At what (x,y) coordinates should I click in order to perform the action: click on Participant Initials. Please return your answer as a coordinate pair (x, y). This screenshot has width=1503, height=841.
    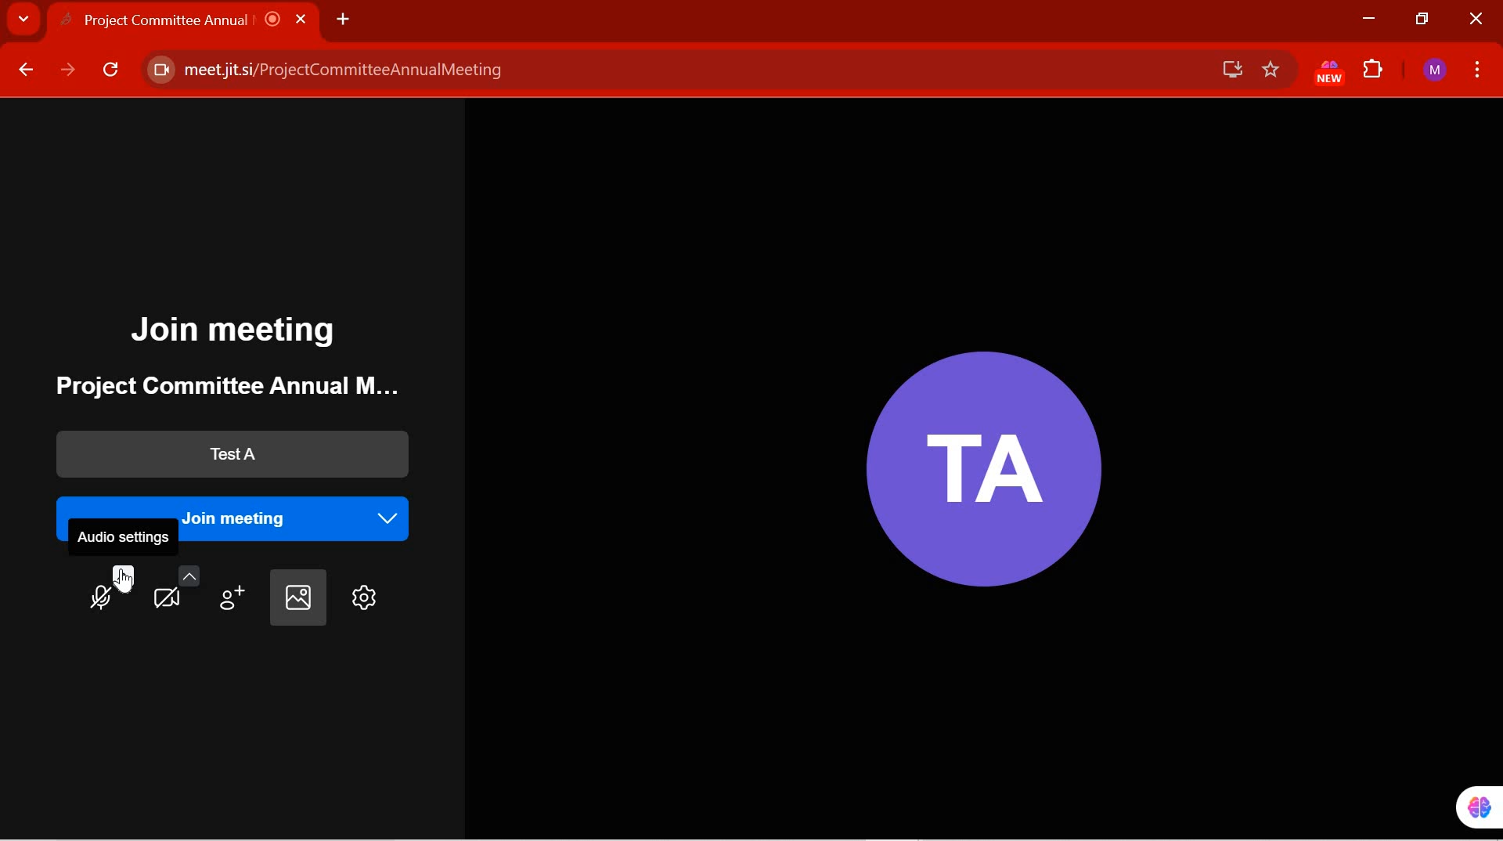
    Looking at the image, I should click on (975, 458).